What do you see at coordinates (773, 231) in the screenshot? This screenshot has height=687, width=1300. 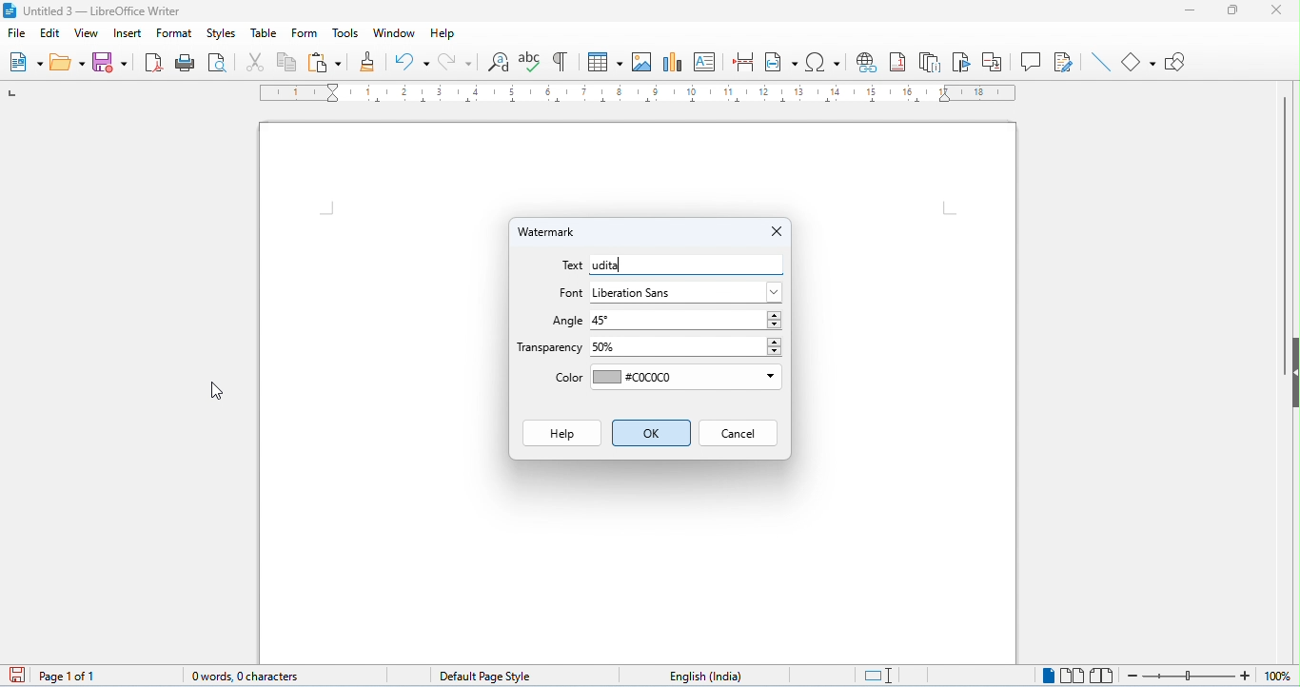 I see `close` at bounding box center [773, 231].